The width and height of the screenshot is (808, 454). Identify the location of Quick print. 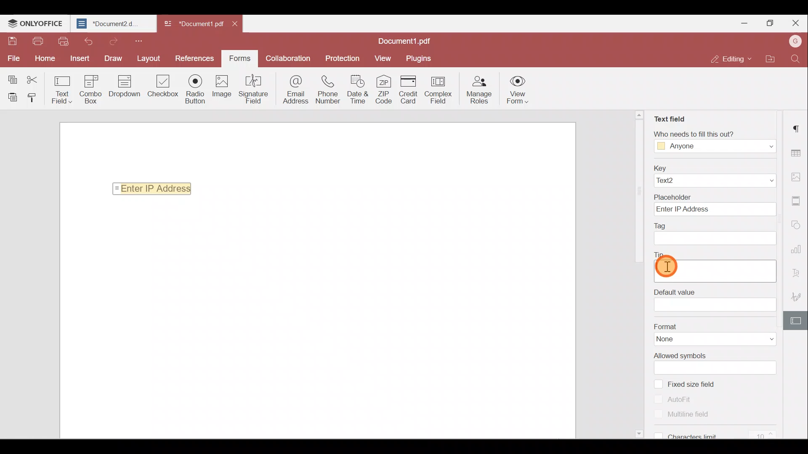
(64, 42).